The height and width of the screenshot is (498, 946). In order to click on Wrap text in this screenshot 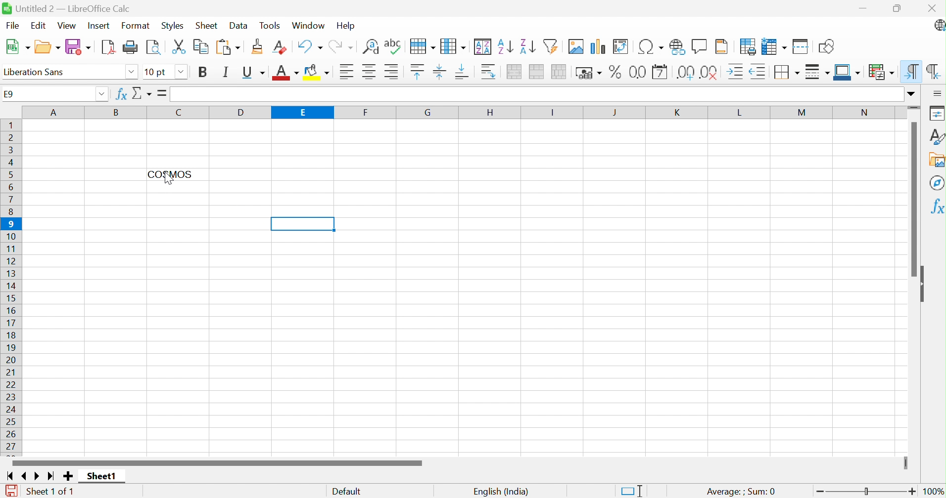, I will do `click(489, 72)`.